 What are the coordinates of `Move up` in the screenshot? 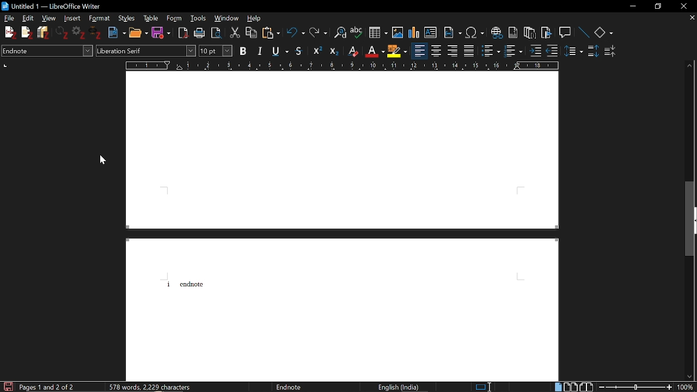 It's located at (689, 66).